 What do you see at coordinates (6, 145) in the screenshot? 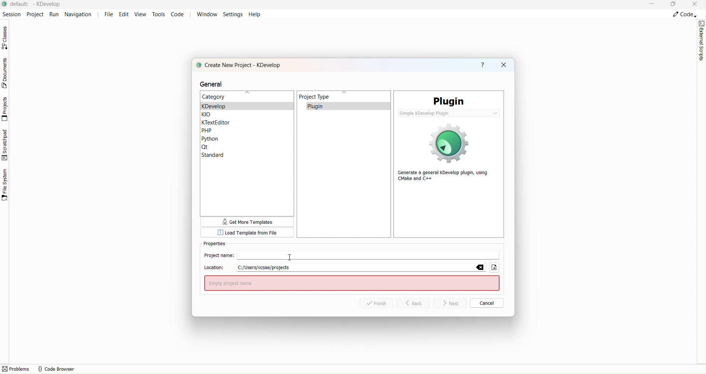
I see `Scratchpad` at bounding box center [6, 145].